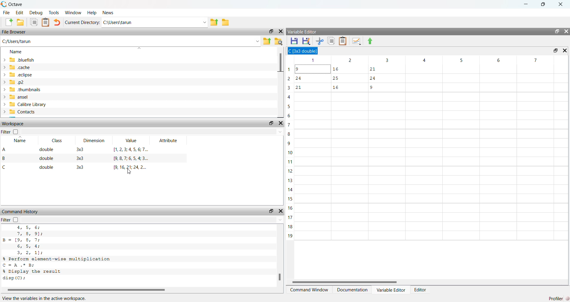  I want to click on Variable Editor, so click(307, 31).